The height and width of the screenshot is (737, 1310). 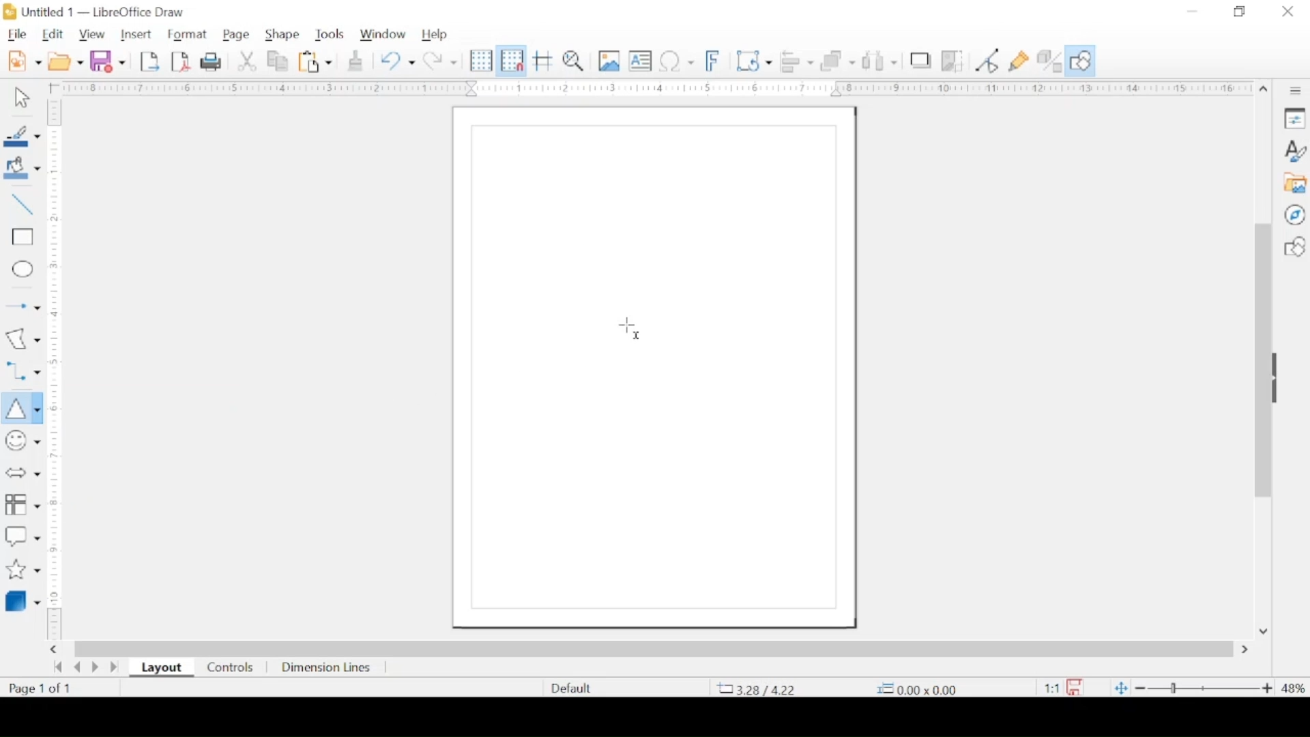 I want to click on help, so click(x=436, y=35).